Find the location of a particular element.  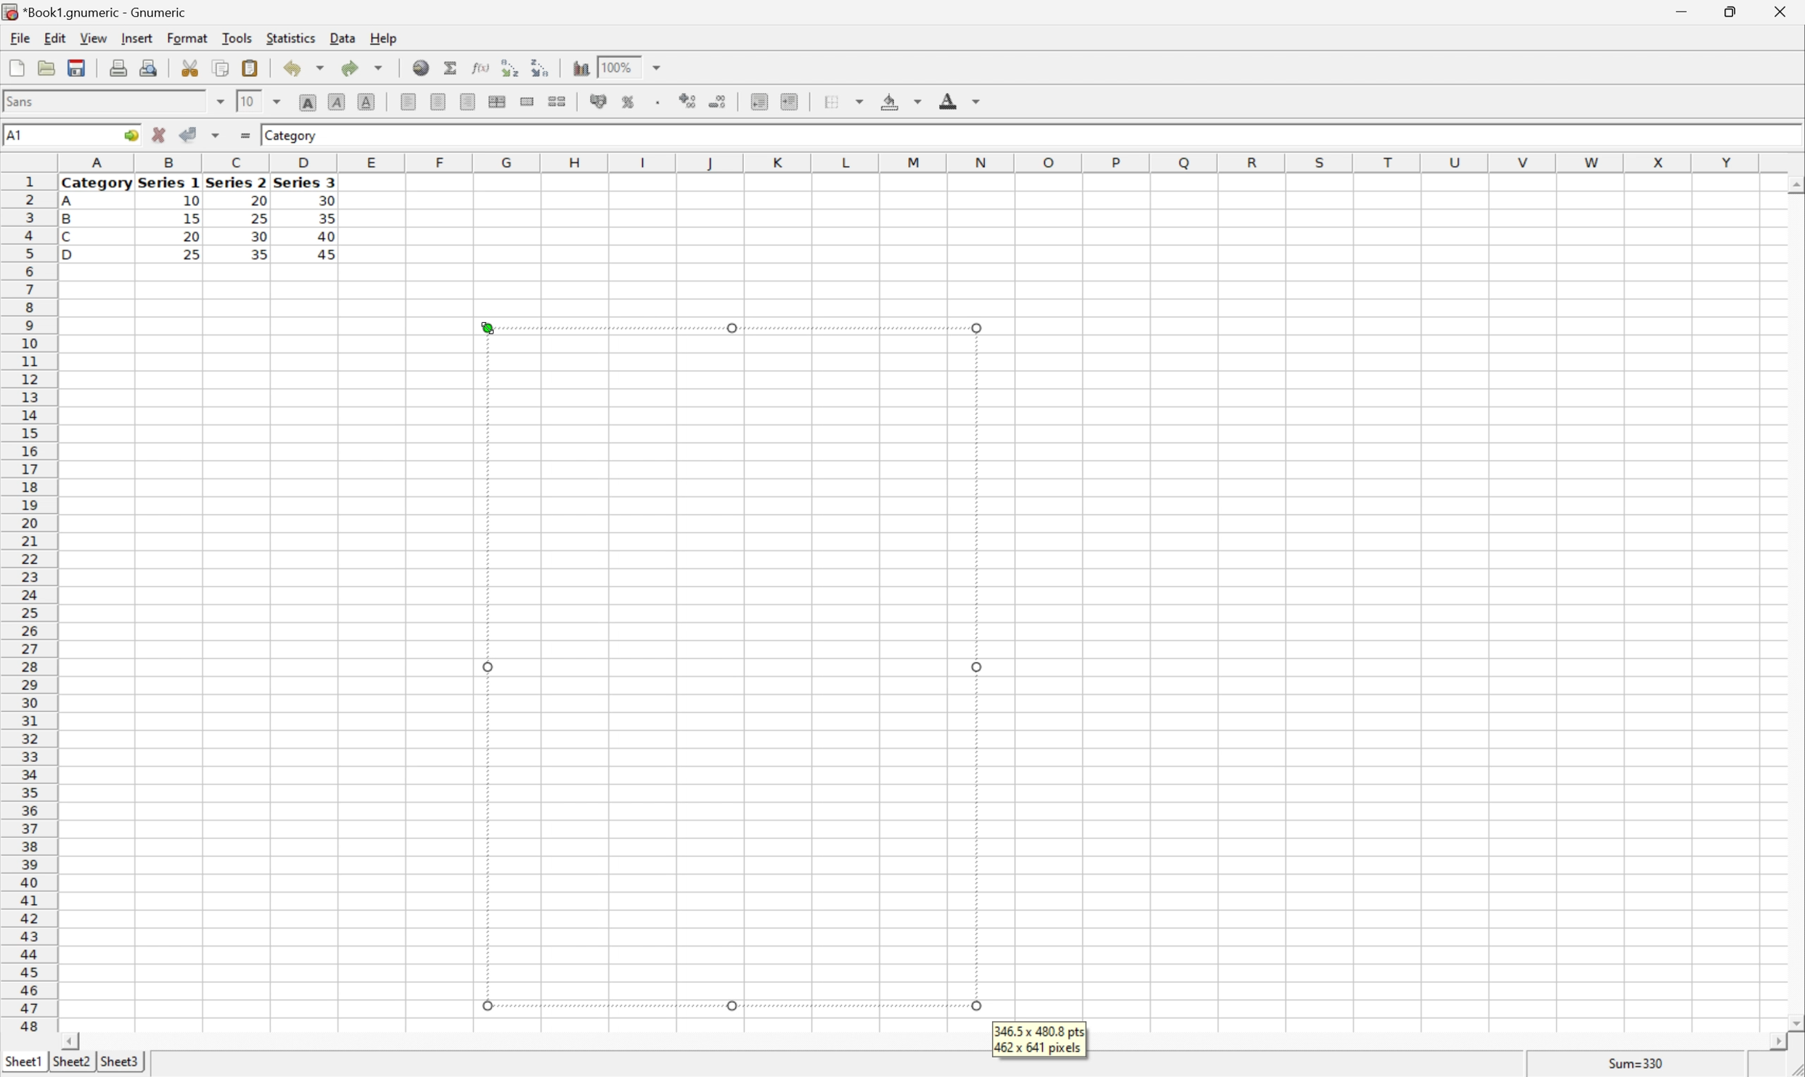

Save current workbook is located at coordinates (75, 67).